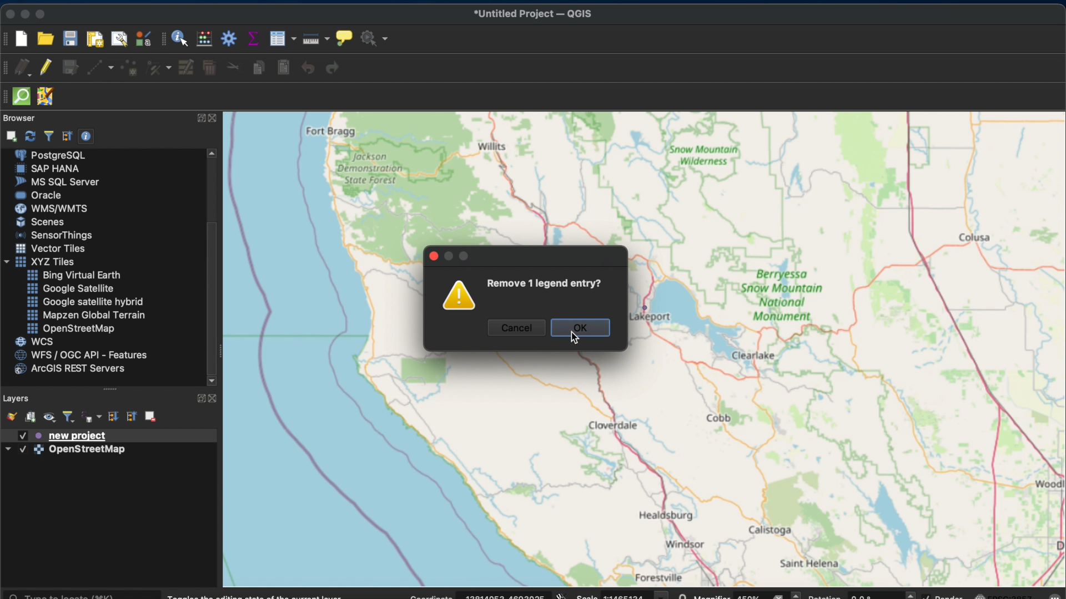 The height and width of the screenshot is (599, 1066). I want to click on enable/ disable properties widget, so click(86, 136).